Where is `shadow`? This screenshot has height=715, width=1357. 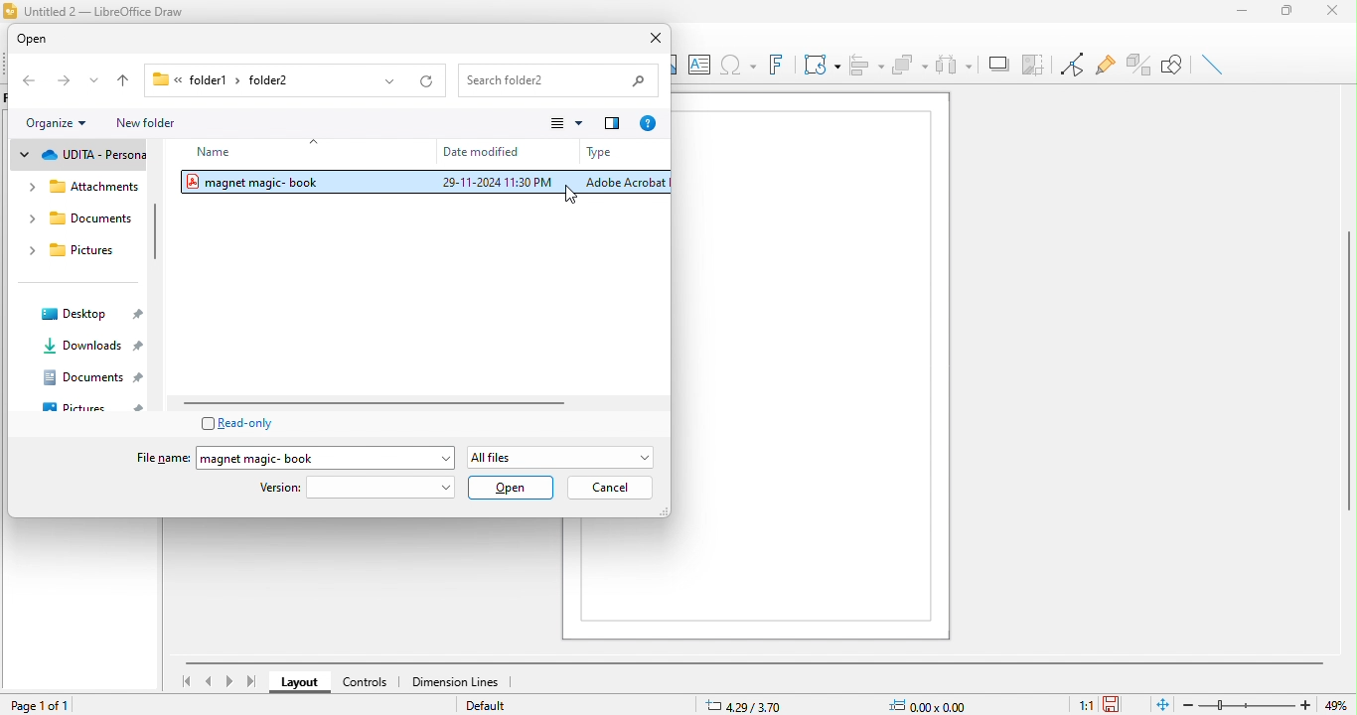
shadow is located at coordinates (996, 63).